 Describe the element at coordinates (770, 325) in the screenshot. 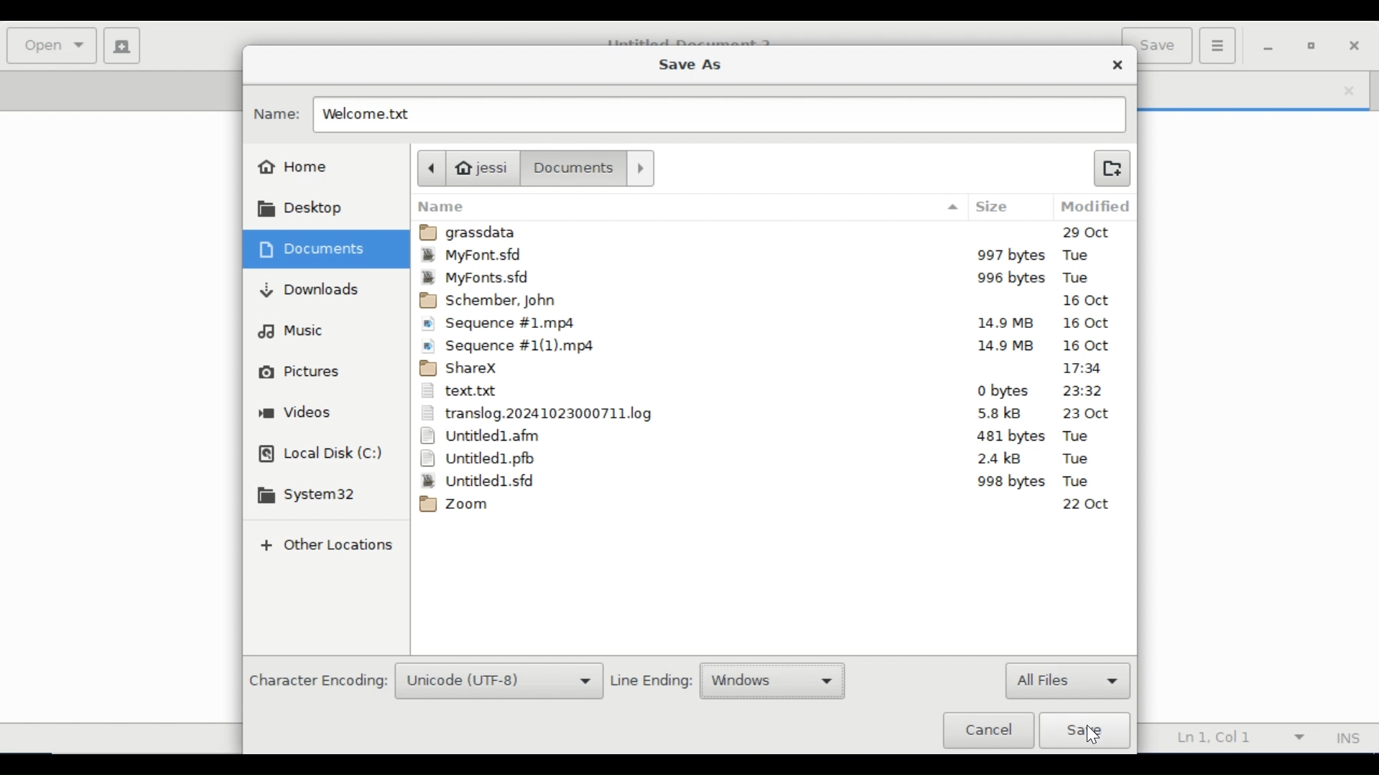

I see `Sequence #1mp4 14.9 MB 16Oct` at that location.